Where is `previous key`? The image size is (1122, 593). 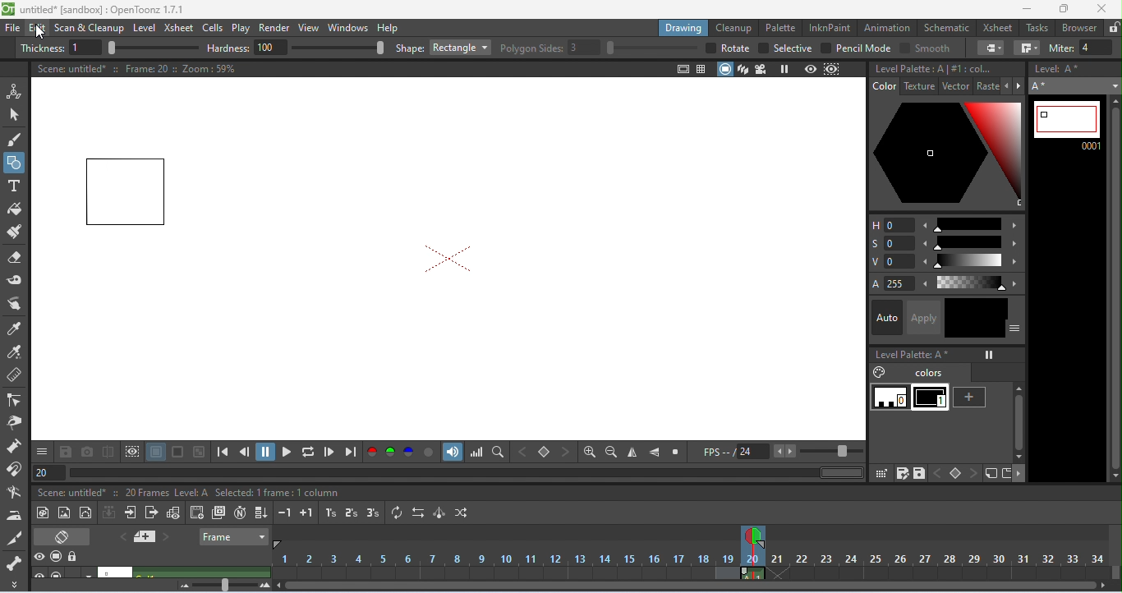 previous key is located at coordinates (521, 453).